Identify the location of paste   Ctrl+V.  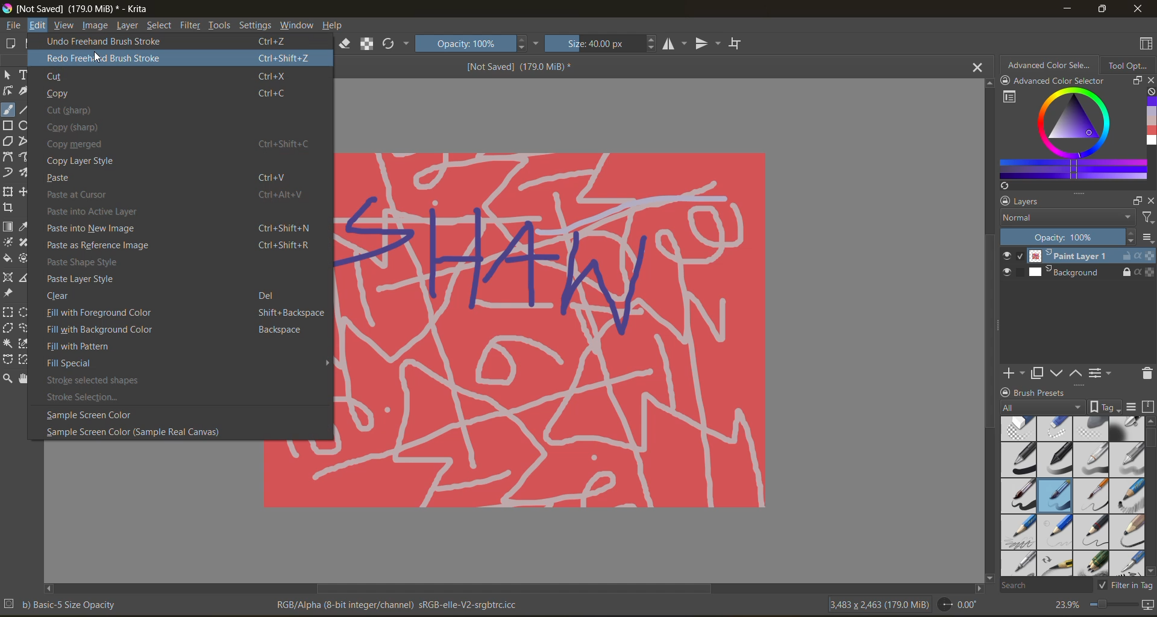
(172, 178).